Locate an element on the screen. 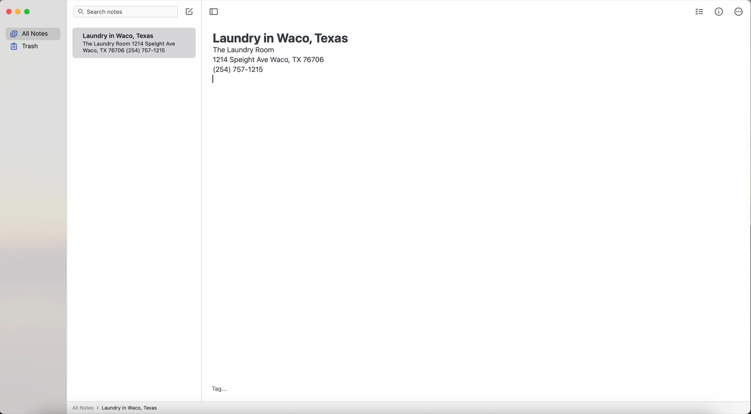  (254) 757-1215 is located at coordinates (239, 69).